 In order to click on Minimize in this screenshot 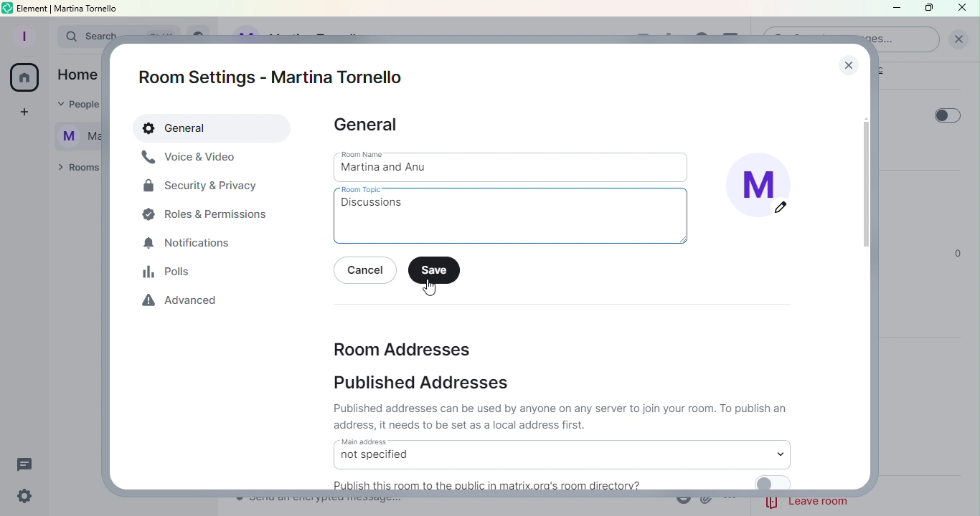, I will do `click(895, 9)`.